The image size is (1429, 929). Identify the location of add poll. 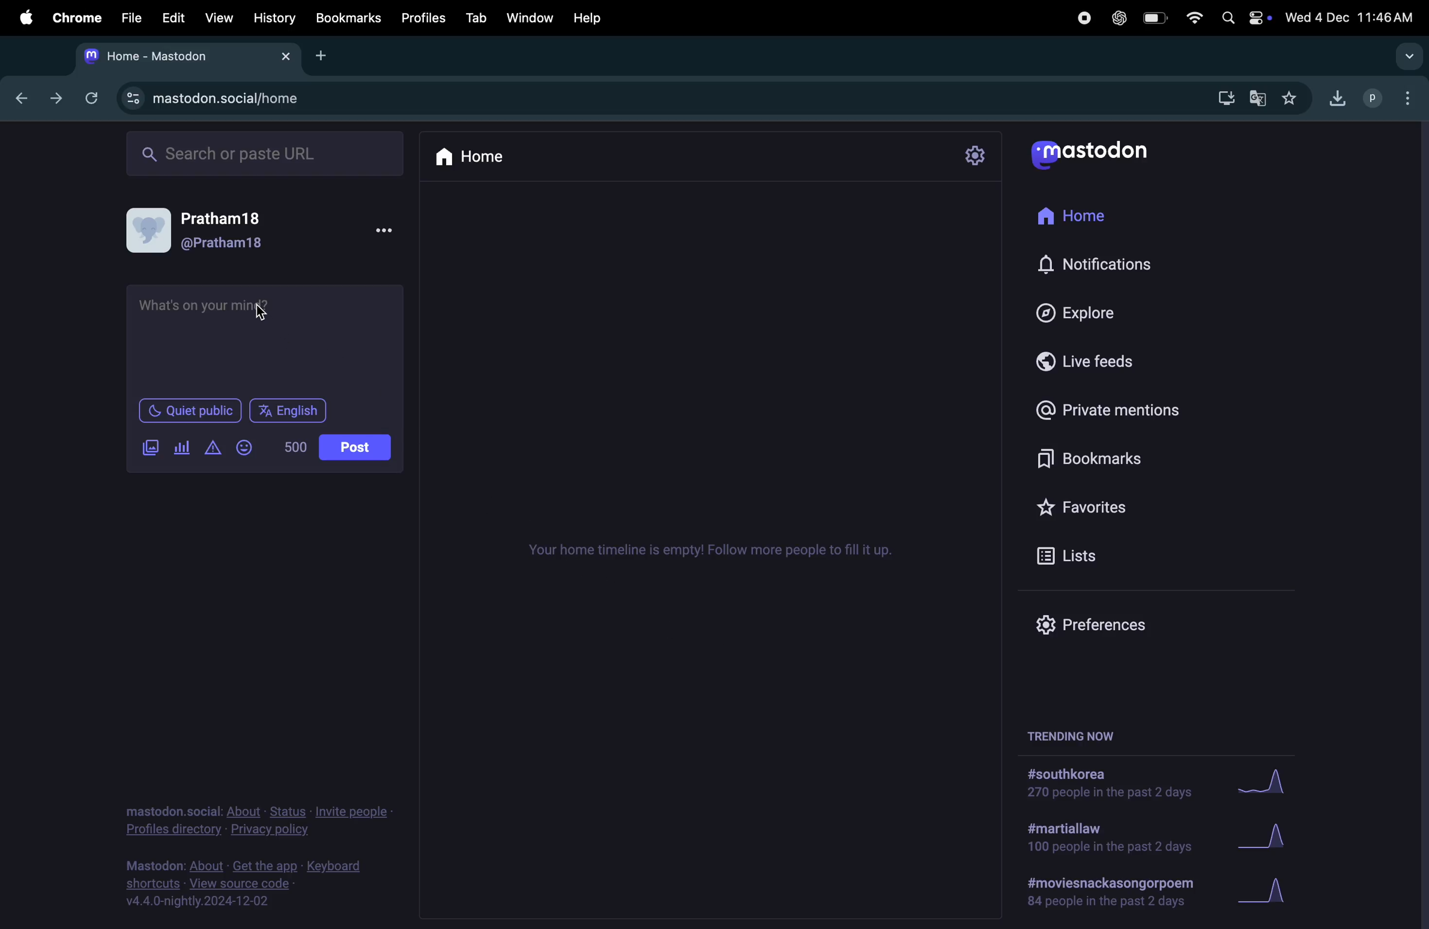
(183, 446).